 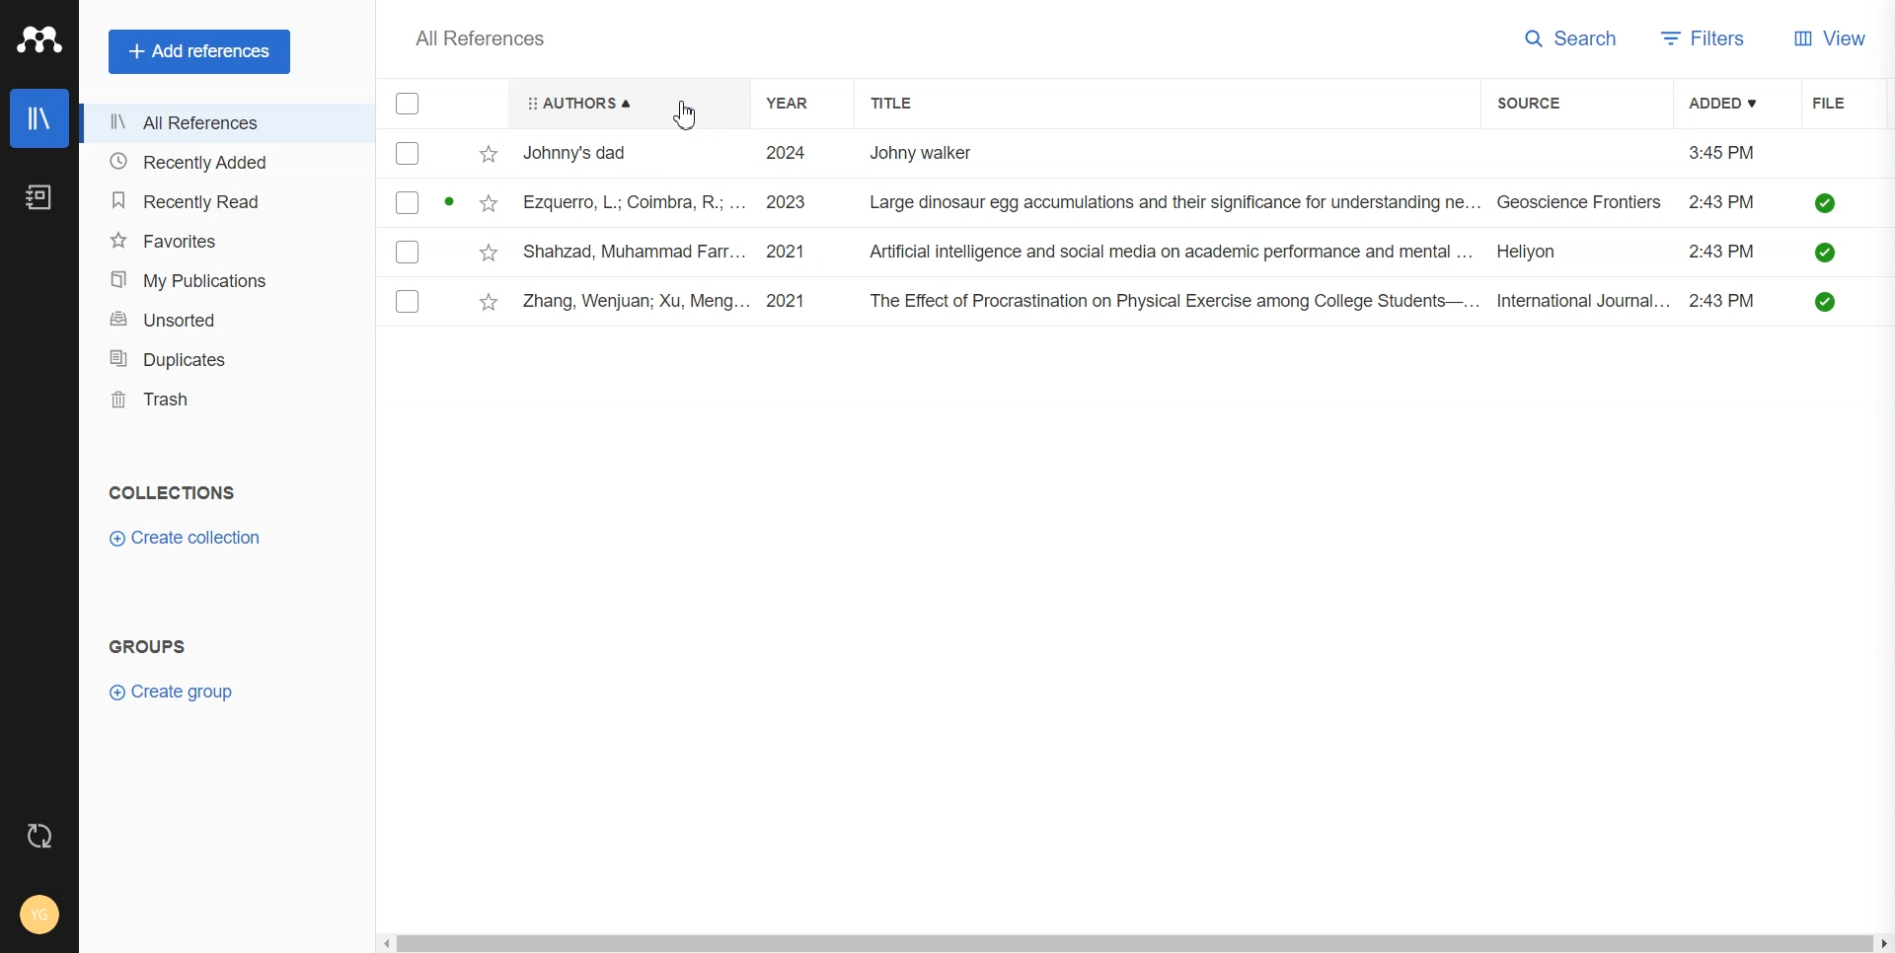 What do you see at coordinates (38, 916) in the screenshot?
I see `Account` at bounding box center [38, 916].